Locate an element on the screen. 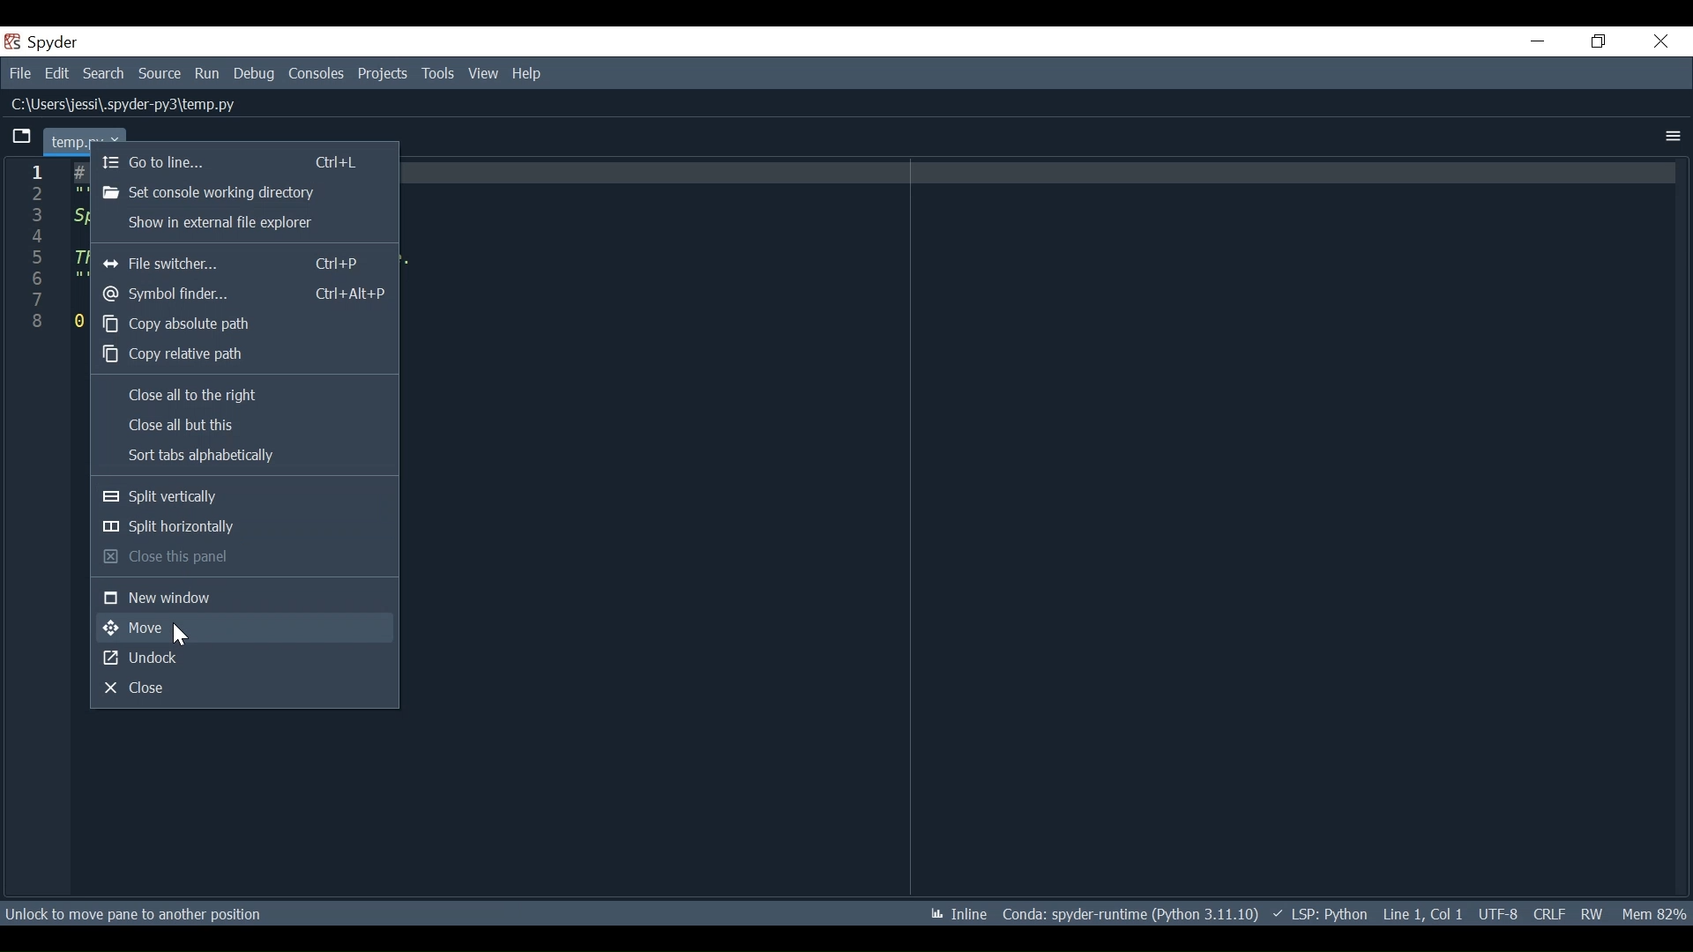 The height and width of the screenshot is (952, 1693). View is located at coordinates (484, 74).